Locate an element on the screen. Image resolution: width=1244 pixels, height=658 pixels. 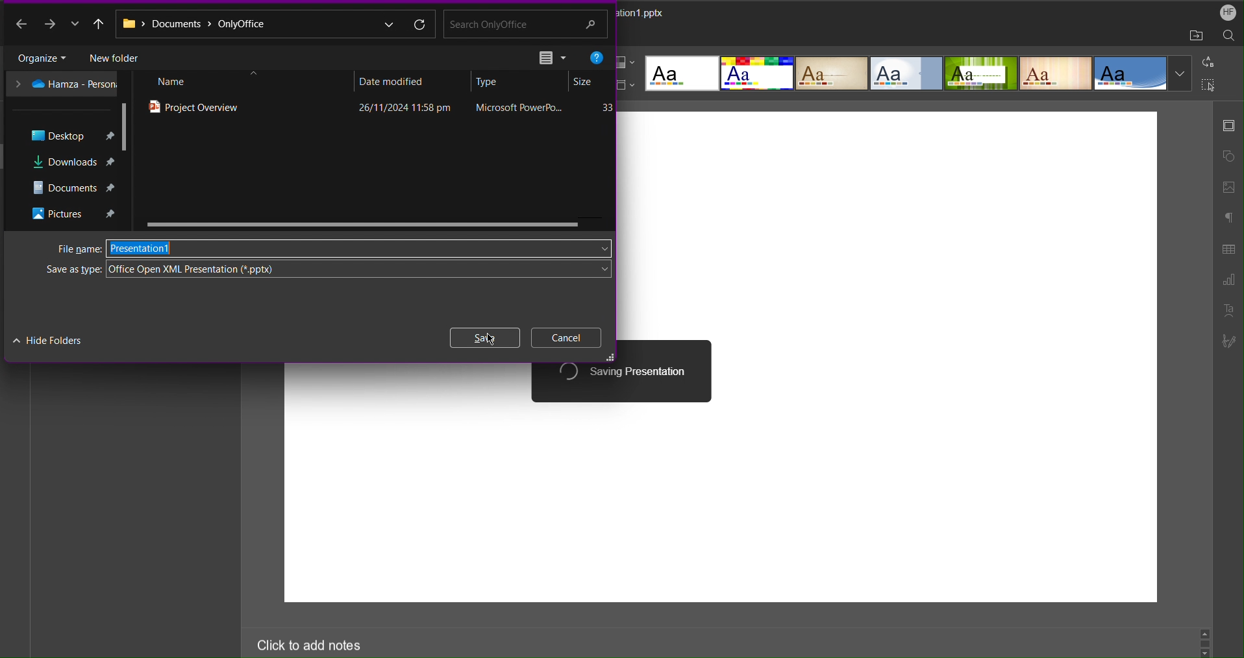
Save as type is located at coordinates (326, 273).